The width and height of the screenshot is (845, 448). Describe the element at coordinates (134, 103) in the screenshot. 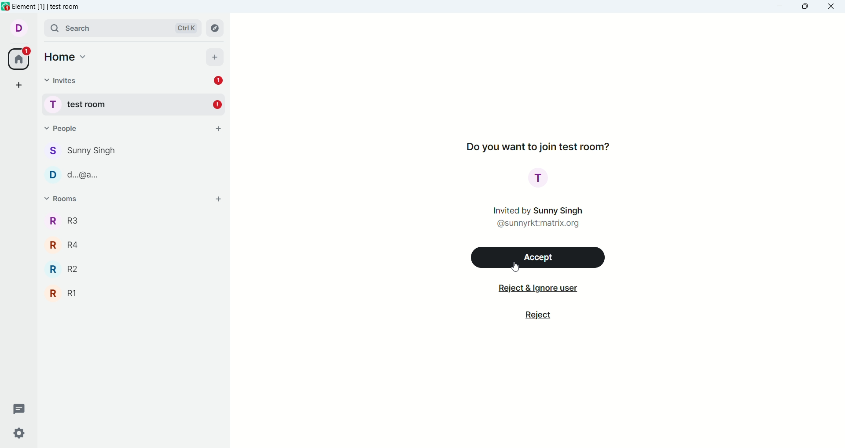

I see `test room` at that location.